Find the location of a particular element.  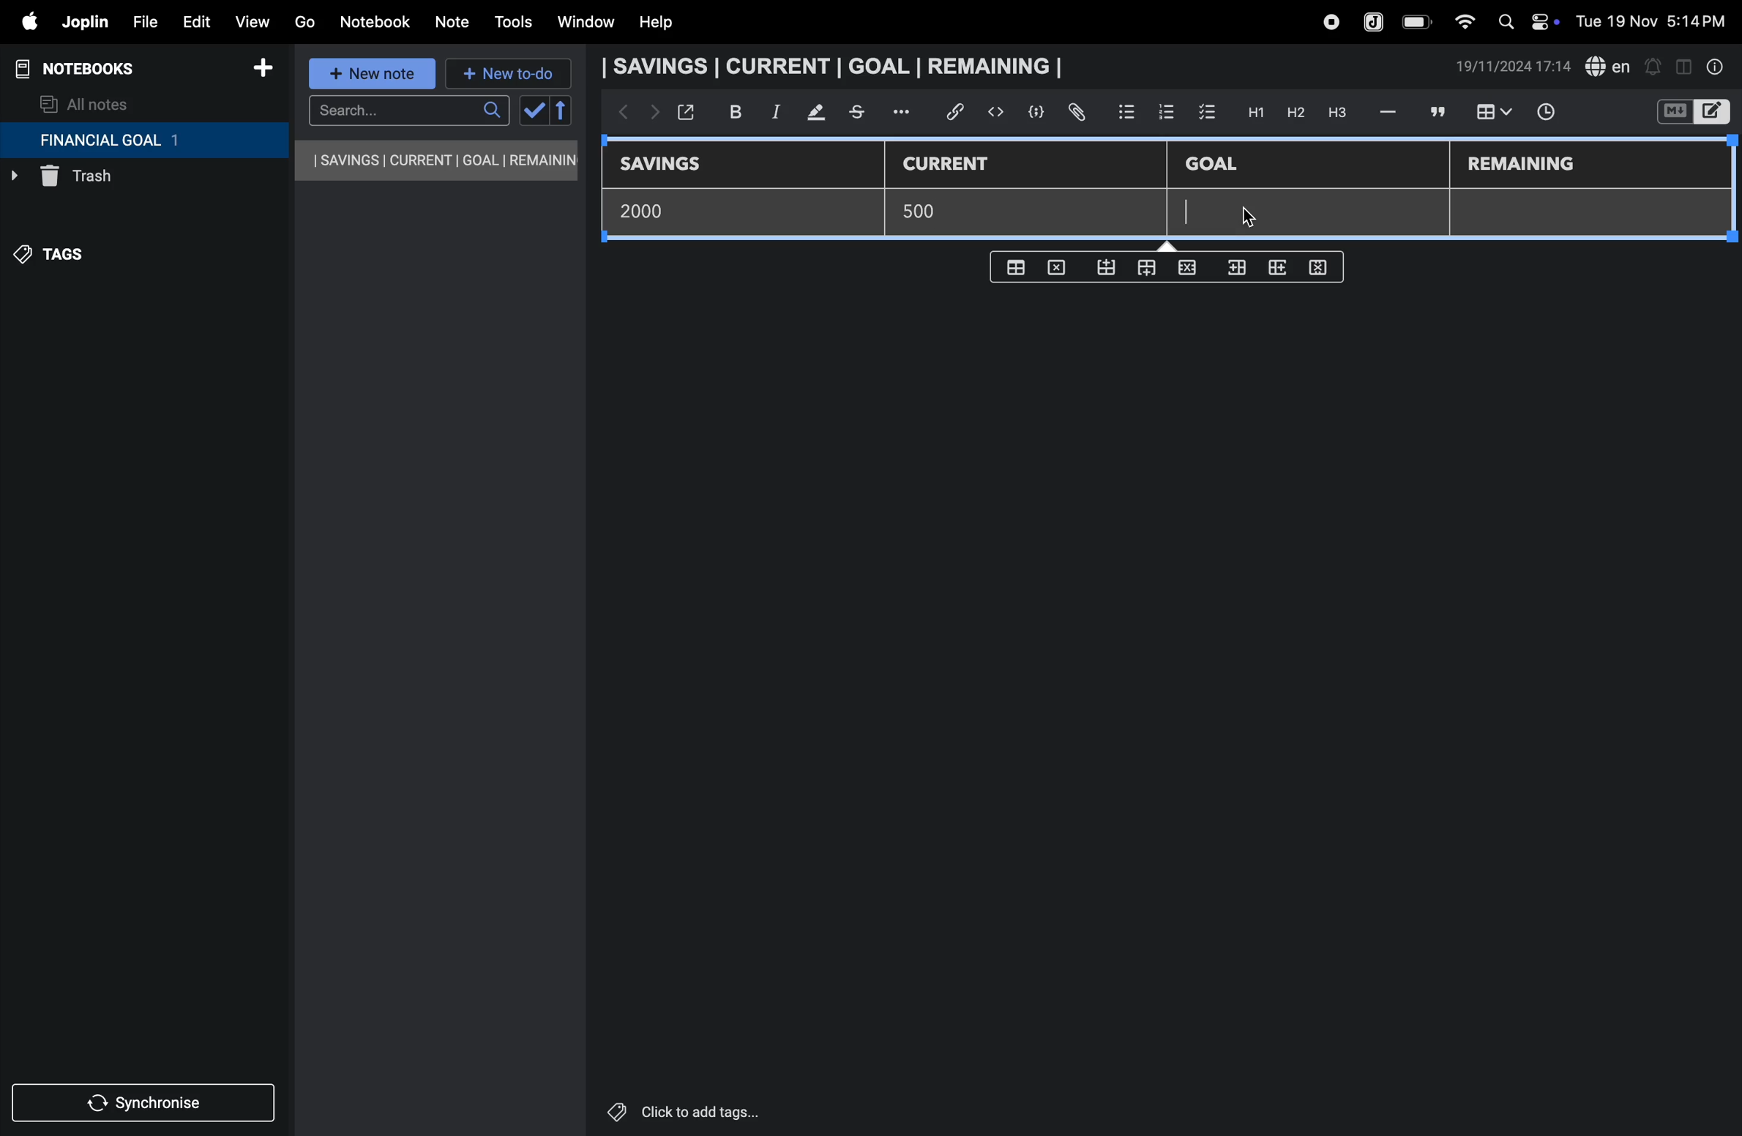

savings is located at coordinates (671, 165).